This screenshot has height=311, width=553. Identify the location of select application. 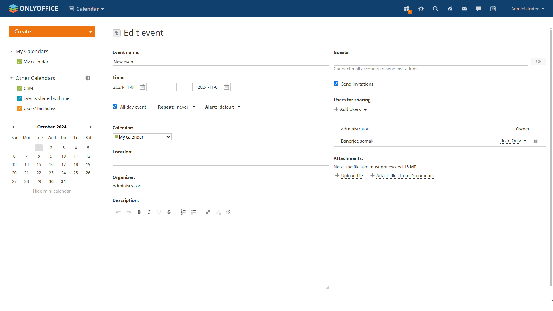
(87, 9).